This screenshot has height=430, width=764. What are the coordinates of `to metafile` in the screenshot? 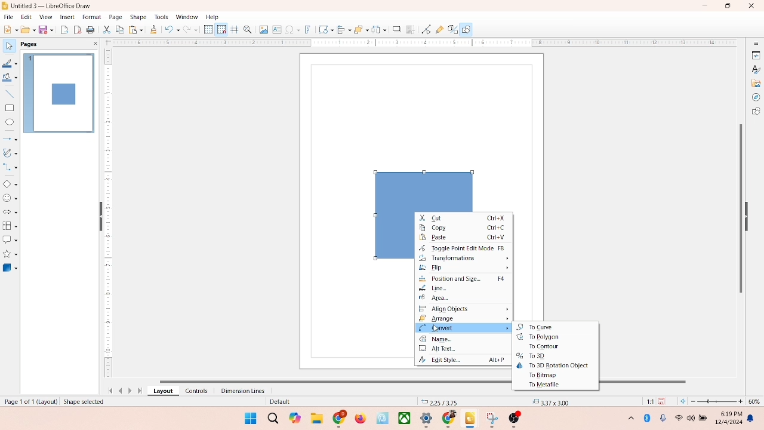 It's located at (546, 385).